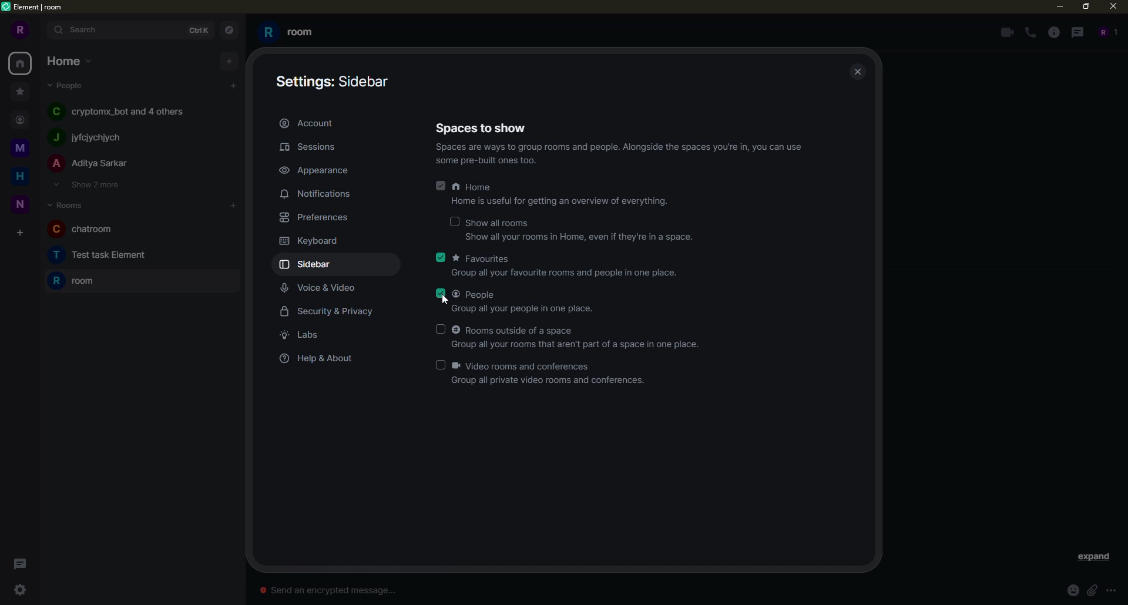  I want to click on add, so click(230, 60).